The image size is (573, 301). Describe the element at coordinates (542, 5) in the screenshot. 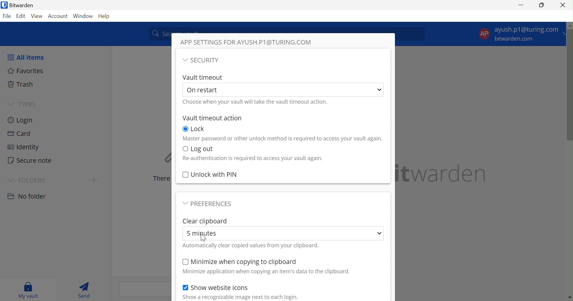

I see `Restore Down` at that location.